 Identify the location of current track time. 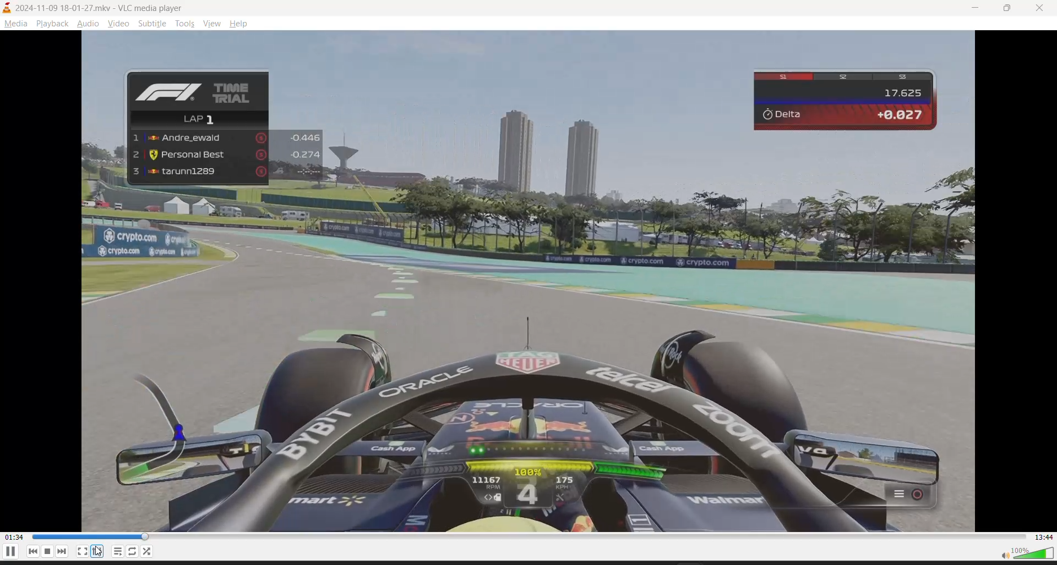
(14, 537).